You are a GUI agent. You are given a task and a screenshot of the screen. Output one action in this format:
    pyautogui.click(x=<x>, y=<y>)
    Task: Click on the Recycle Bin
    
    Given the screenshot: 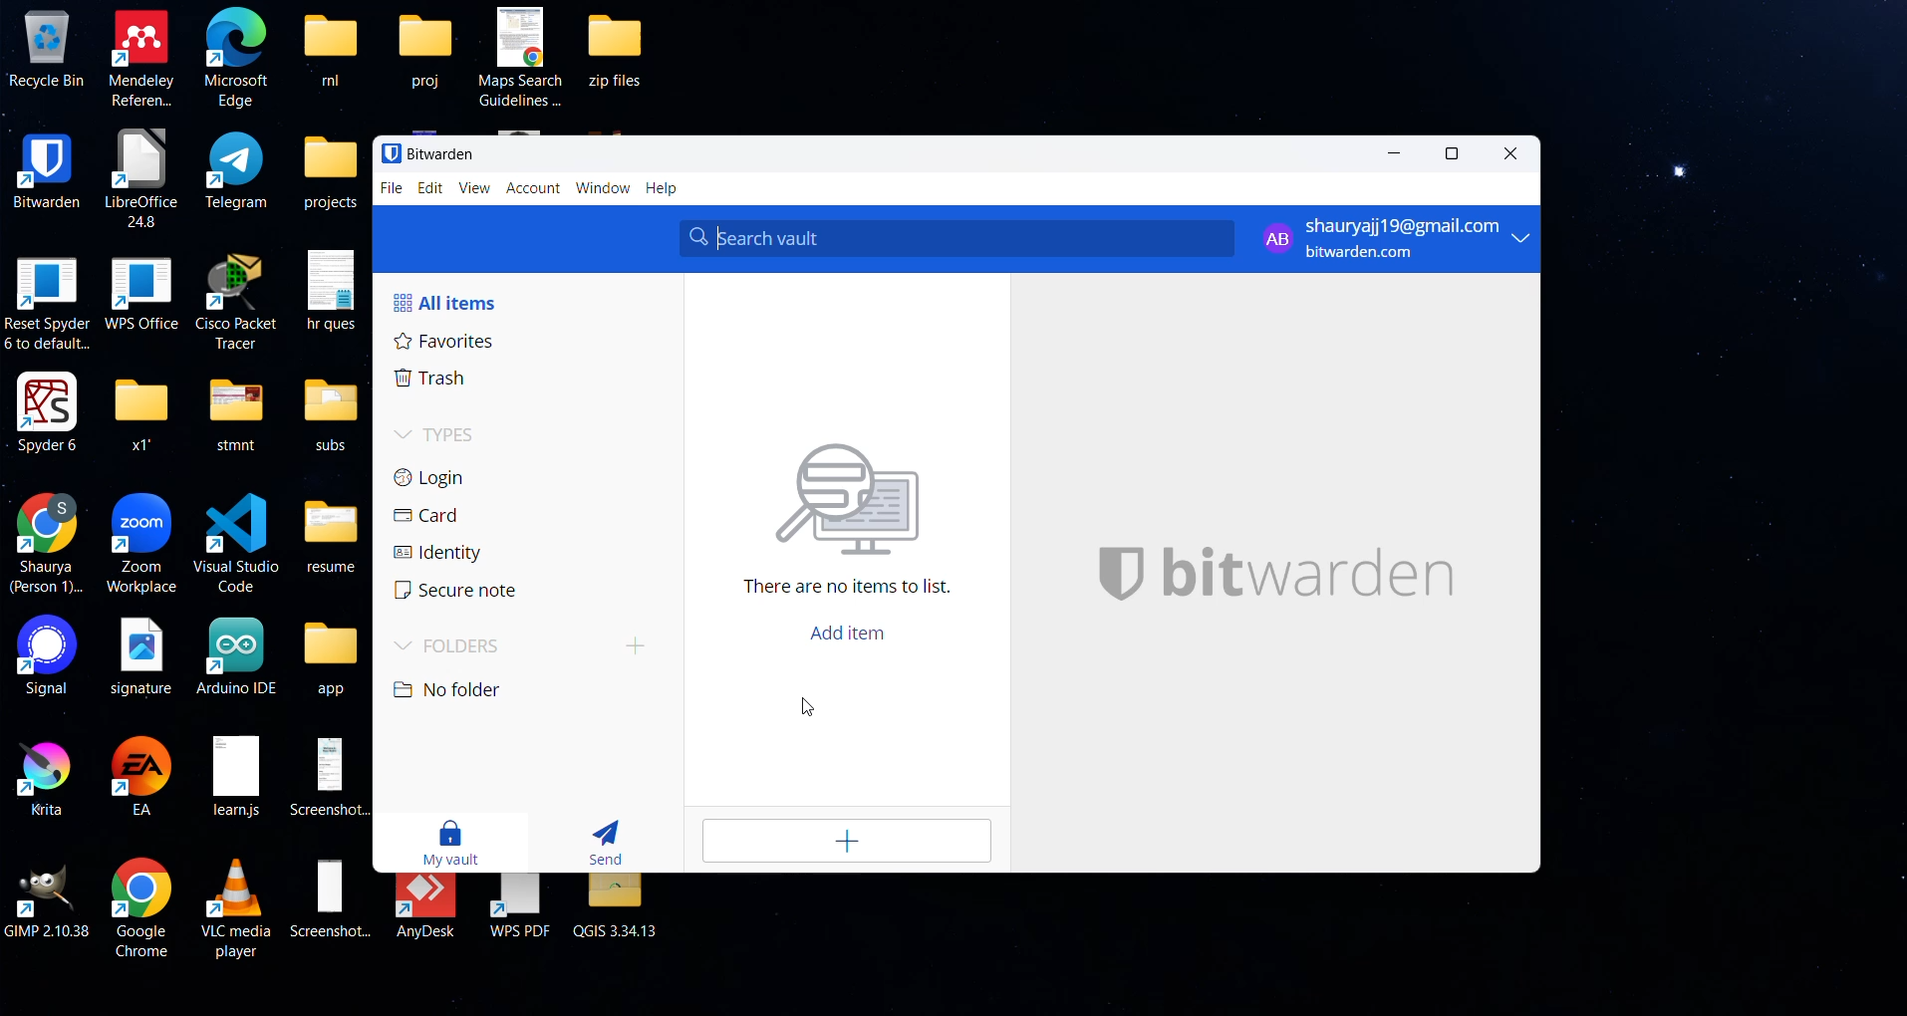 What is the action you would take?
    pyautogui.click(x=45, y=48)
    